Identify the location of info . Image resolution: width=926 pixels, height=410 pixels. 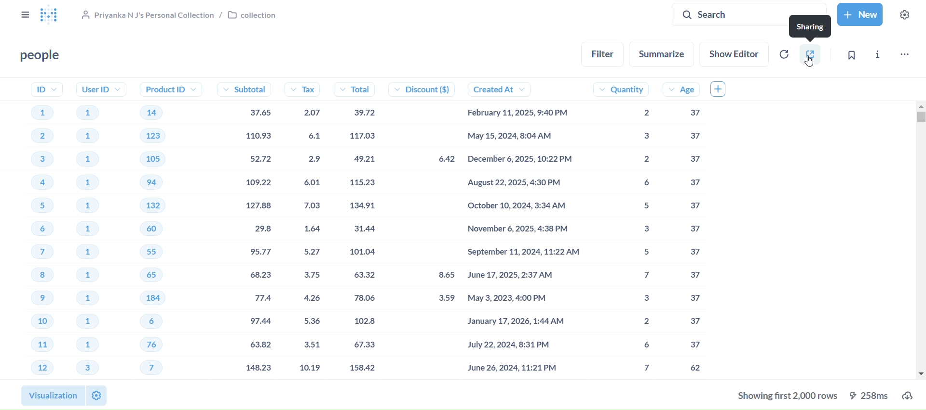
(879, 55).